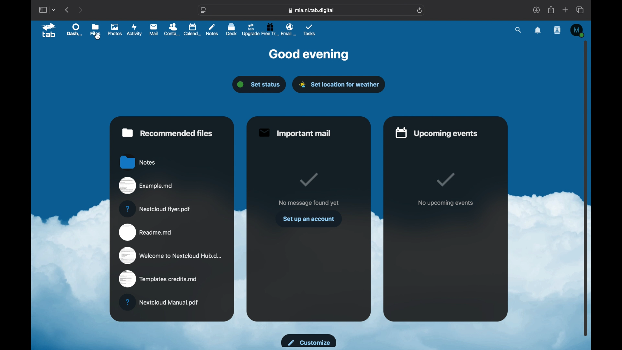 This screenshot has height=350, width=622. What do you see at coordinates (171, 29) in the screenshot?
I see `contacts` at bounding box center [171, 29].